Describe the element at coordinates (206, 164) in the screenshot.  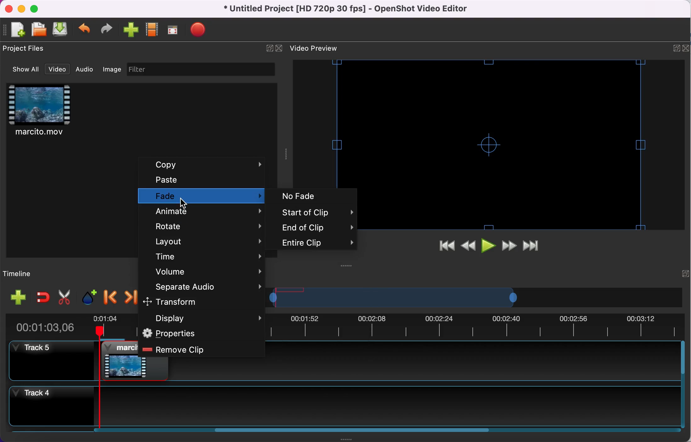
I see `copy` at that location.